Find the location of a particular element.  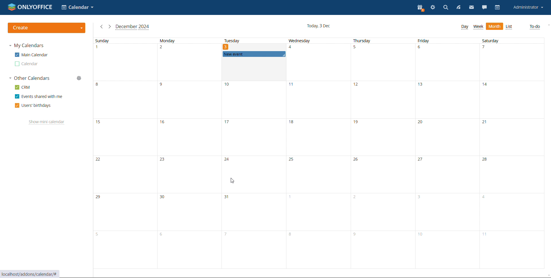

fsyr is located at coordinates (385, 250).